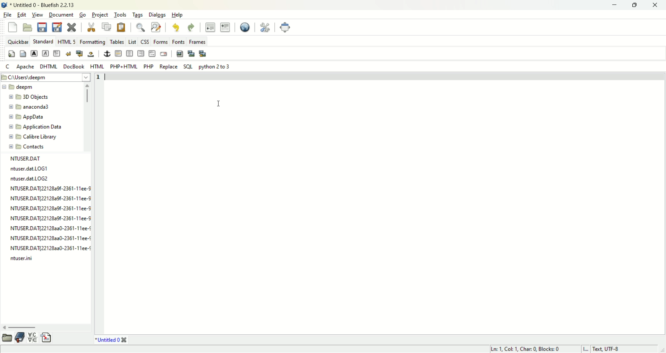 The height and width of the screenshot is (353, 666). Describe the element at coordinates (27, 118) in the screenshot. I see `app` at that location.